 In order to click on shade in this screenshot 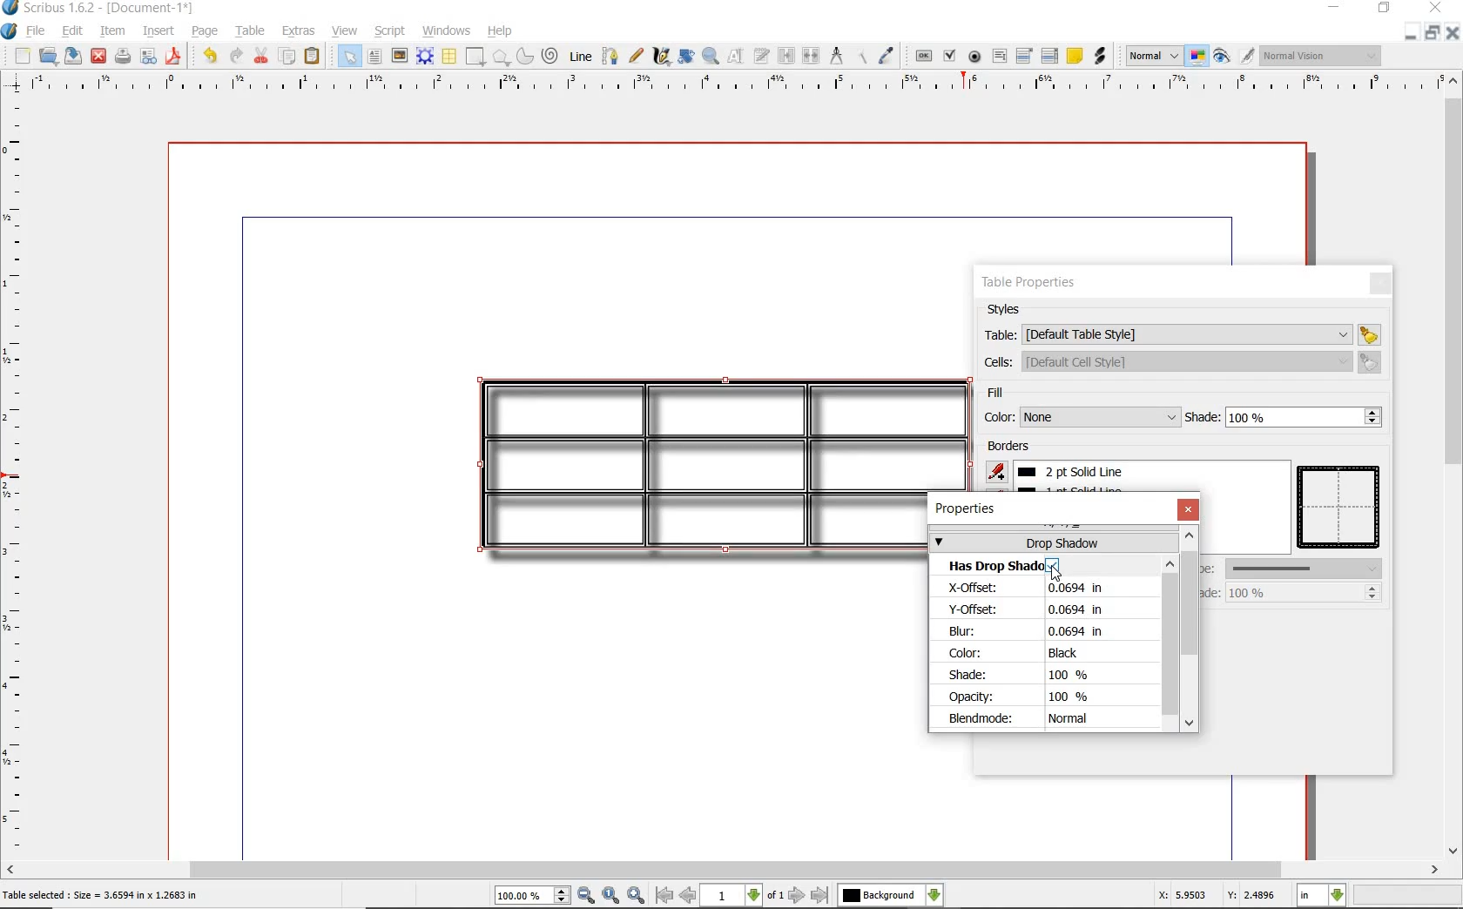, I will do `click(1286, 592)`.